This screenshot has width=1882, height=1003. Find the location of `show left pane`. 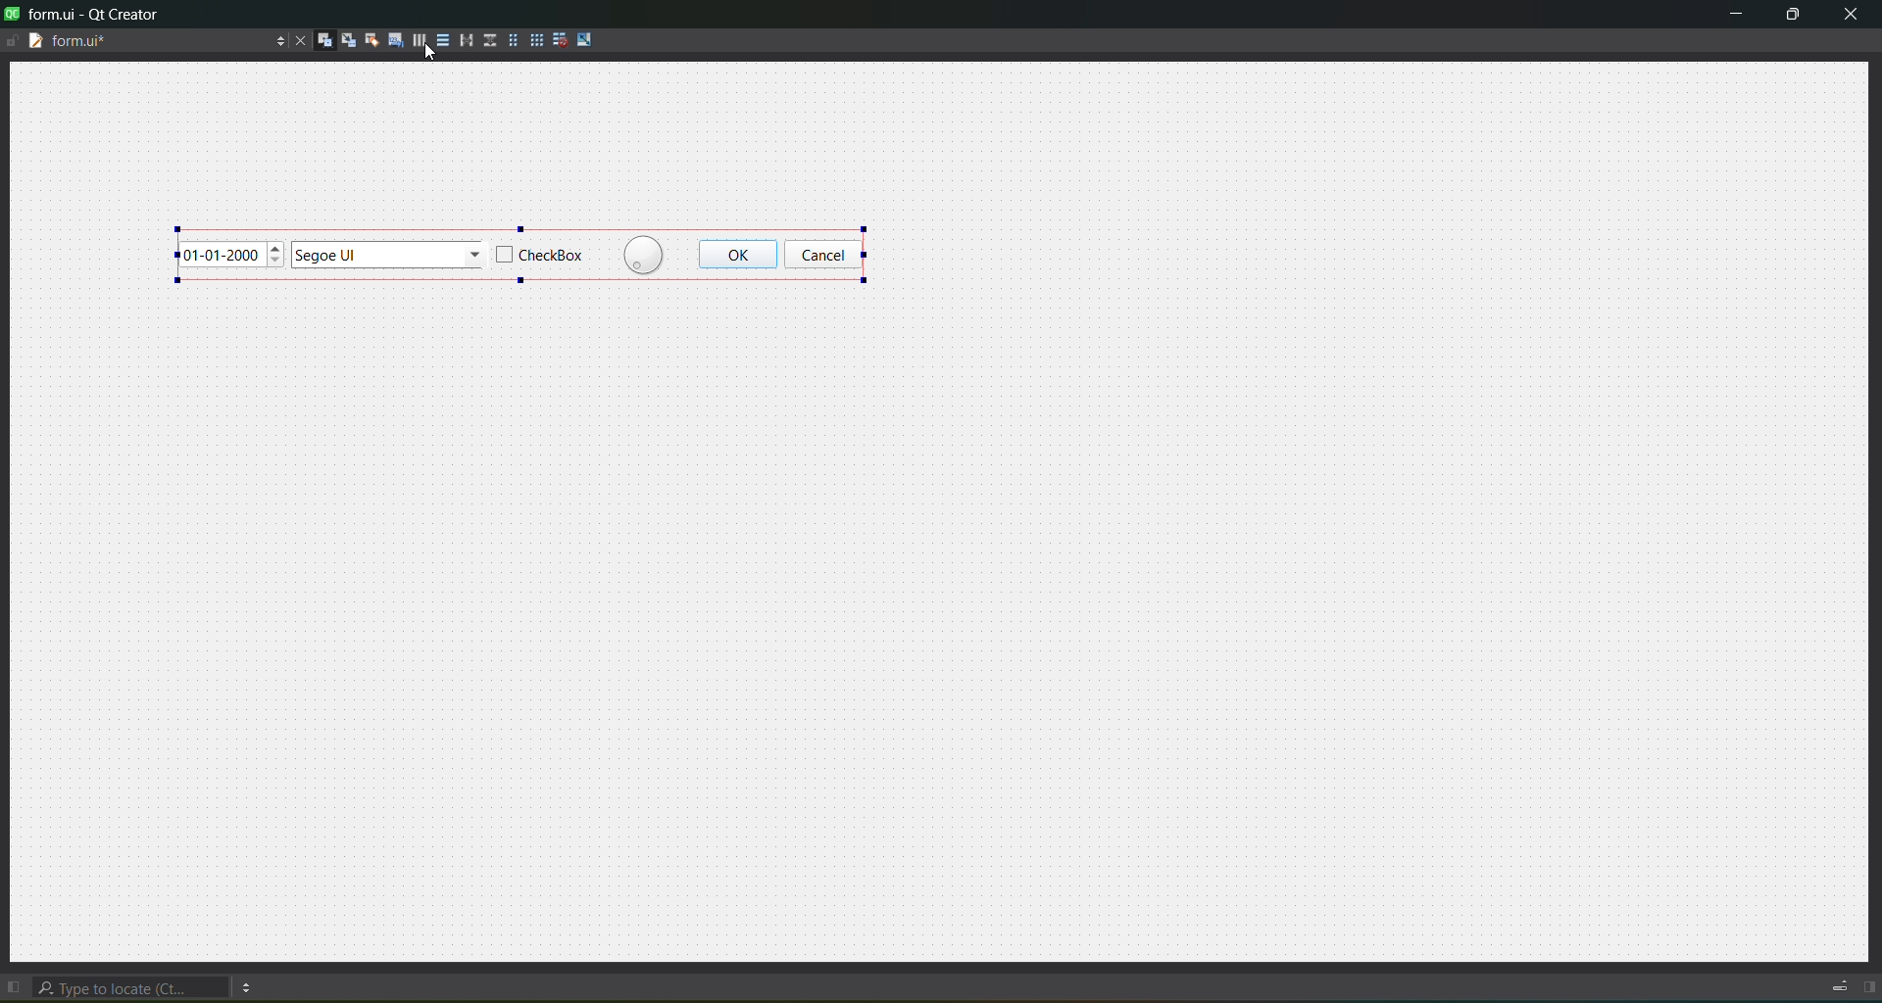

show left pane is located at coordinates (13, 981).